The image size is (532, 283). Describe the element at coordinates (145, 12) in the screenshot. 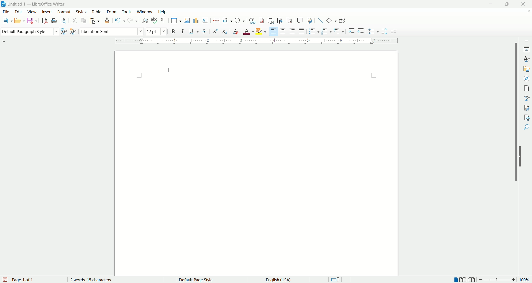

I see `window` at that location.